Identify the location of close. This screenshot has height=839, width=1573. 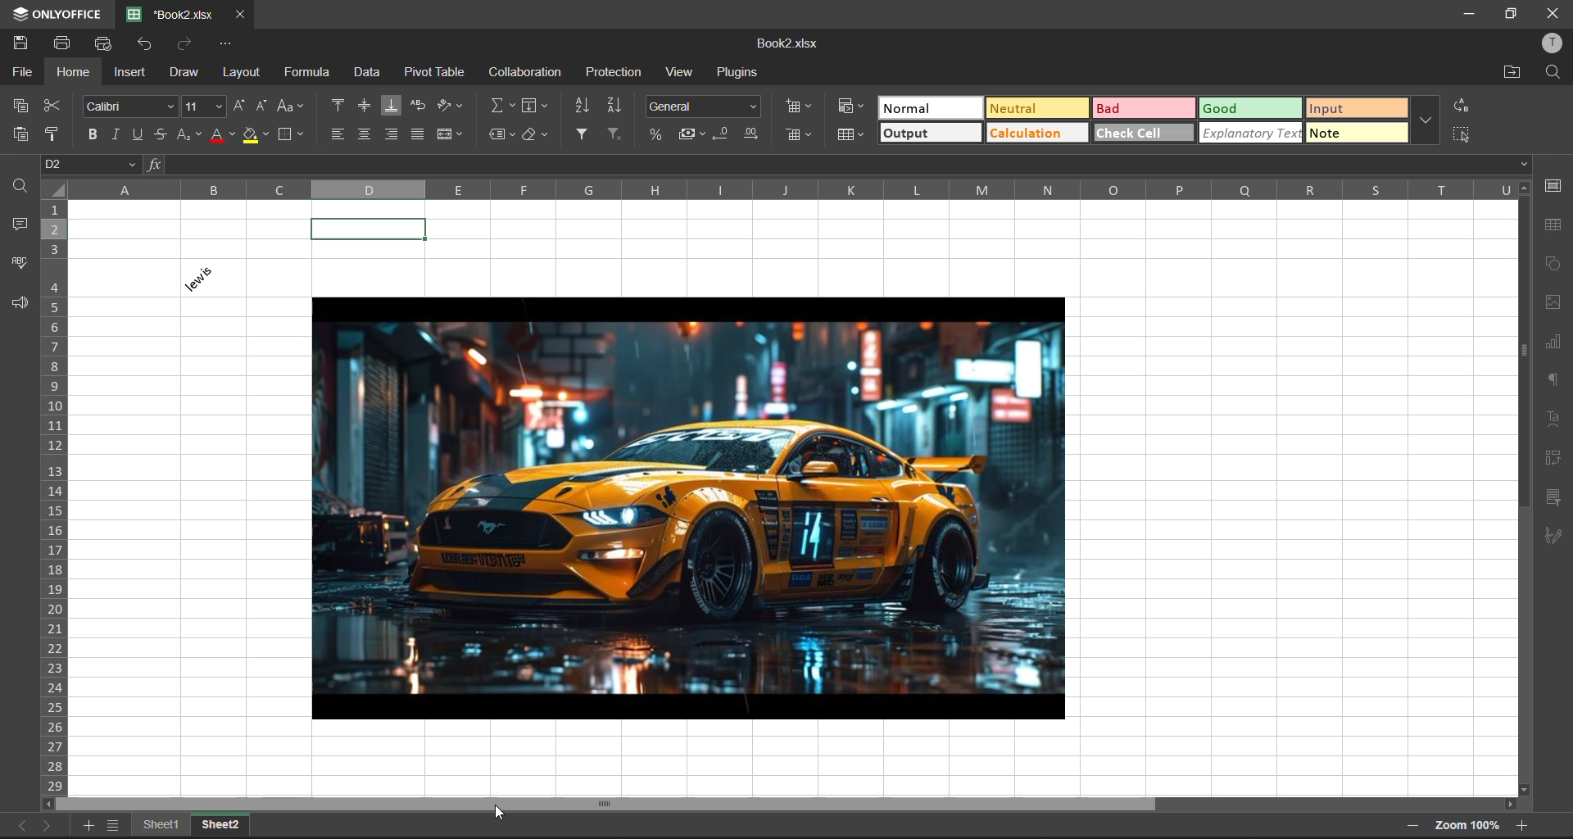
(1548, 15).